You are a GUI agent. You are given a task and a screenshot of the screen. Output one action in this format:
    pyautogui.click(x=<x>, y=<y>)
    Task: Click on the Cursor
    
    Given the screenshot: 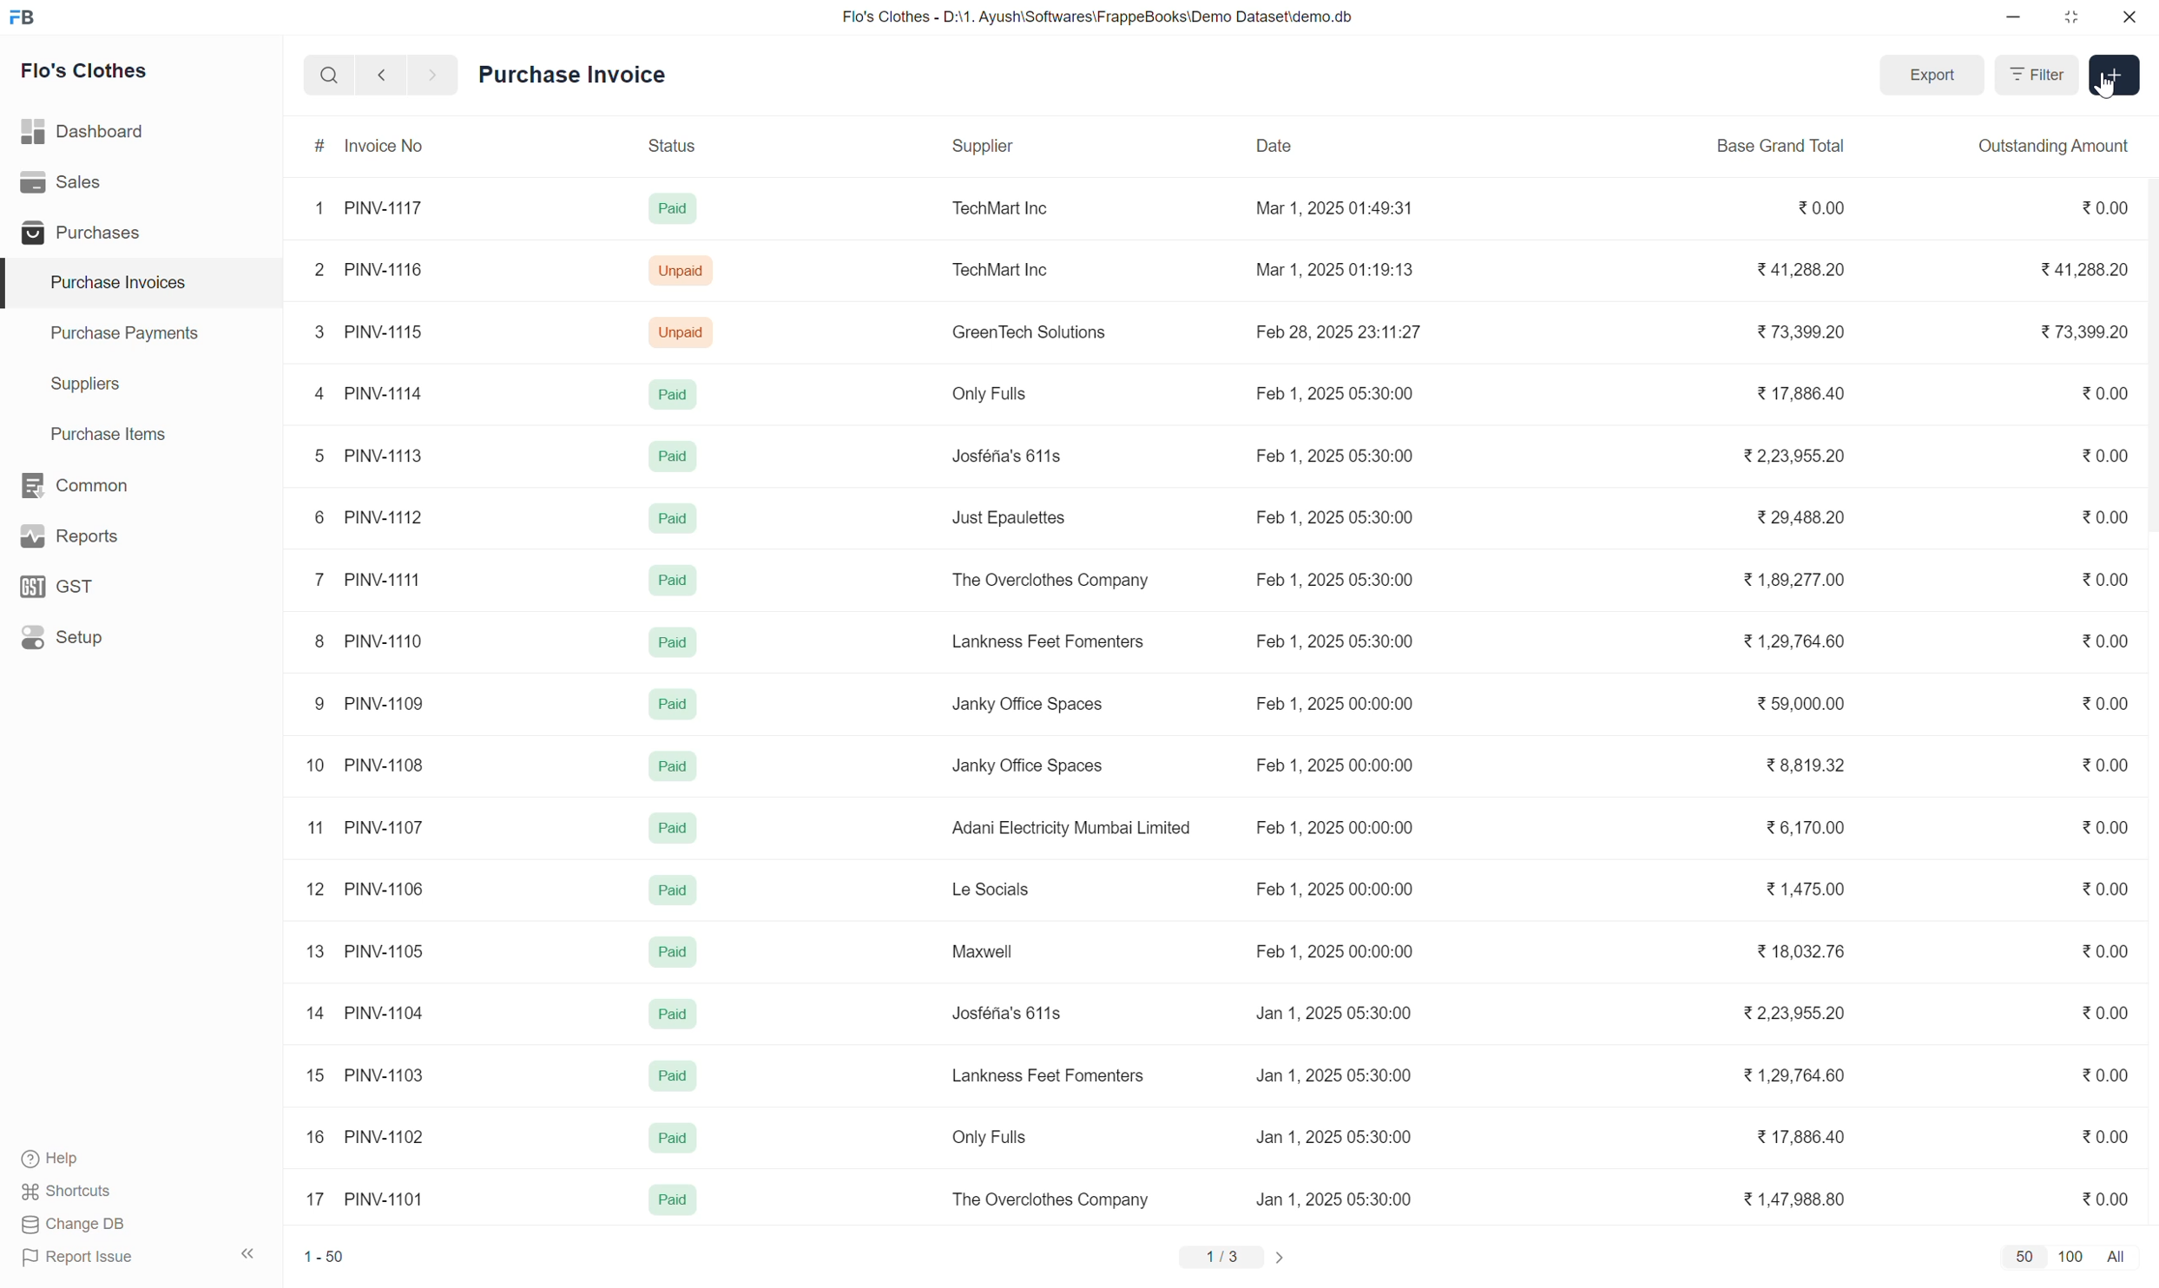 What is the action you would take?
    pyautogui.click(x=2104, y=85)
    